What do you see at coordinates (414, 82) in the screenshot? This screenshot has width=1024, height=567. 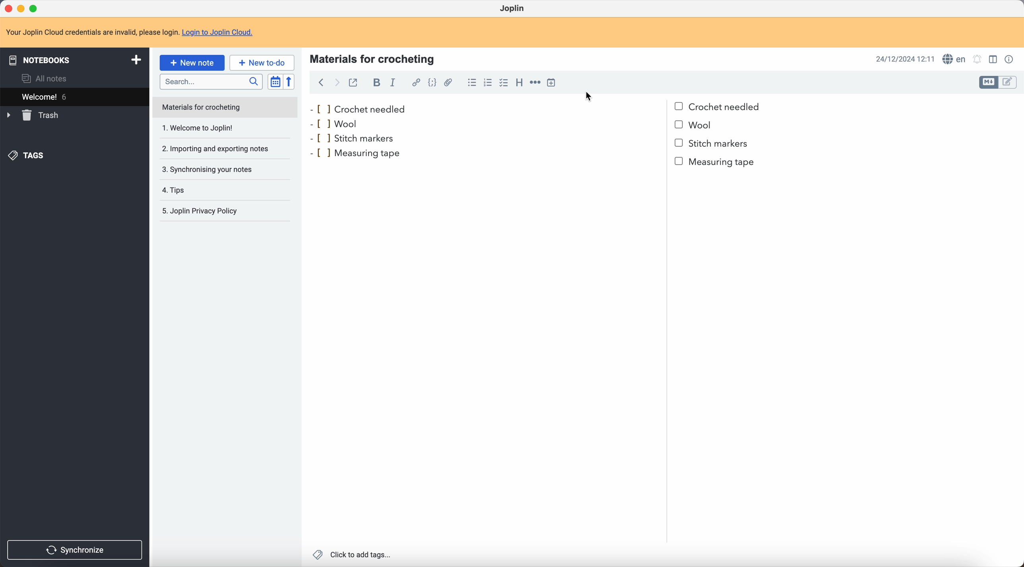 I see `hyperlink` at bounding box center [414, 82].